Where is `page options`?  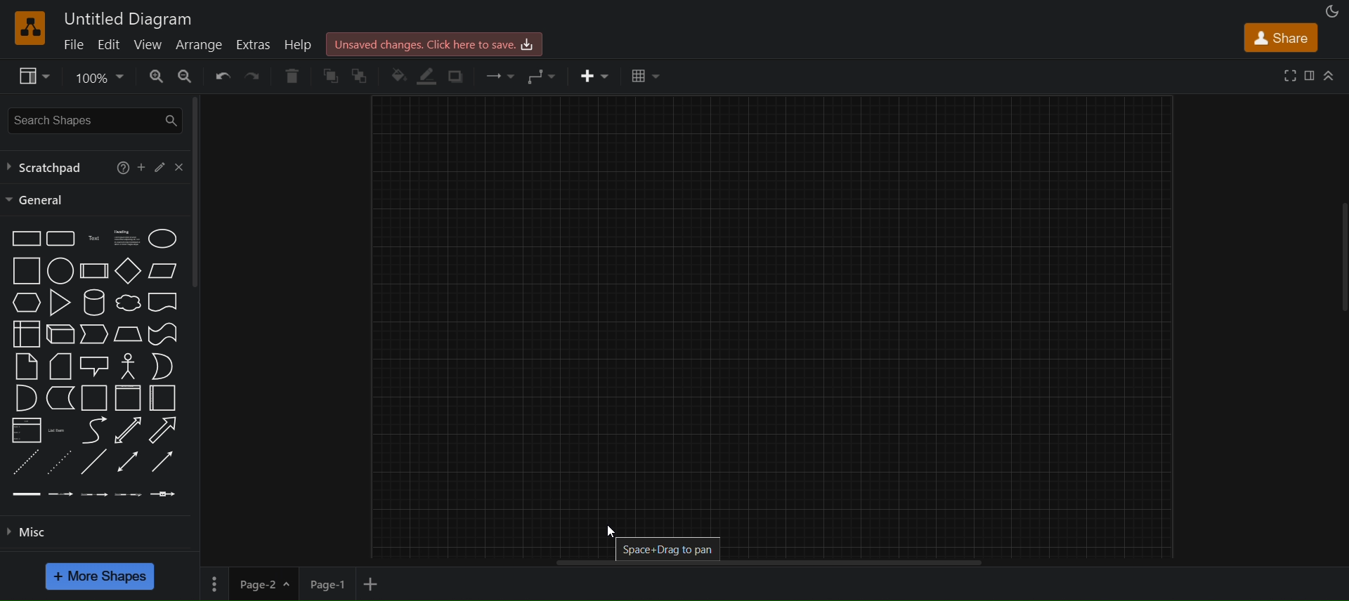 page options is located at coordinates (214, 583).